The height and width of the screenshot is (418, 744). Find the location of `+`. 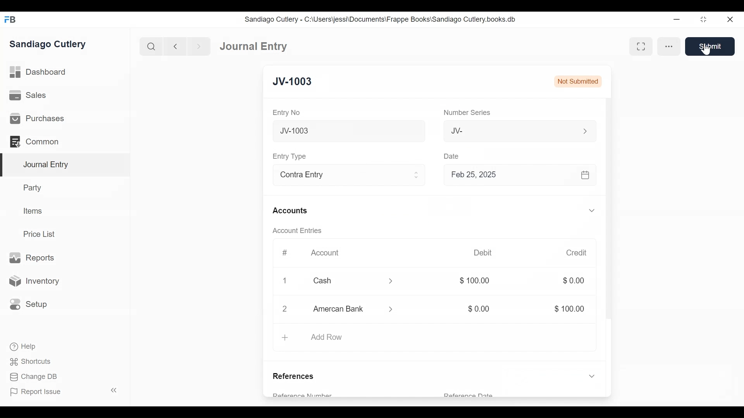

+ is located at coordinates (285, 337).